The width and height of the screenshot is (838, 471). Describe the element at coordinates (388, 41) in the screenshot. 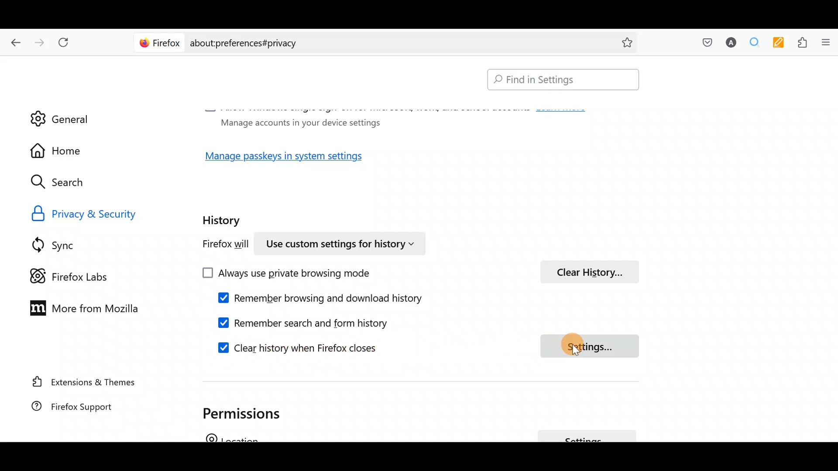

I see `Search bar` at that location.